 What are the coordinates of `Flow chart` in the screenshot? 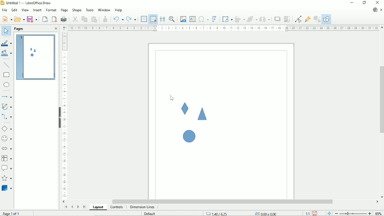 It's located at (7, 158).